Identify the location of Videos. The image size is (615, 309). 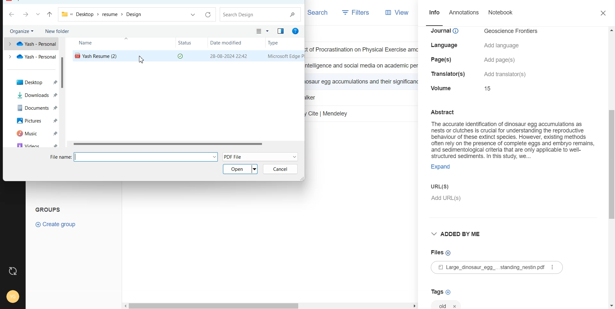
(31, 144).